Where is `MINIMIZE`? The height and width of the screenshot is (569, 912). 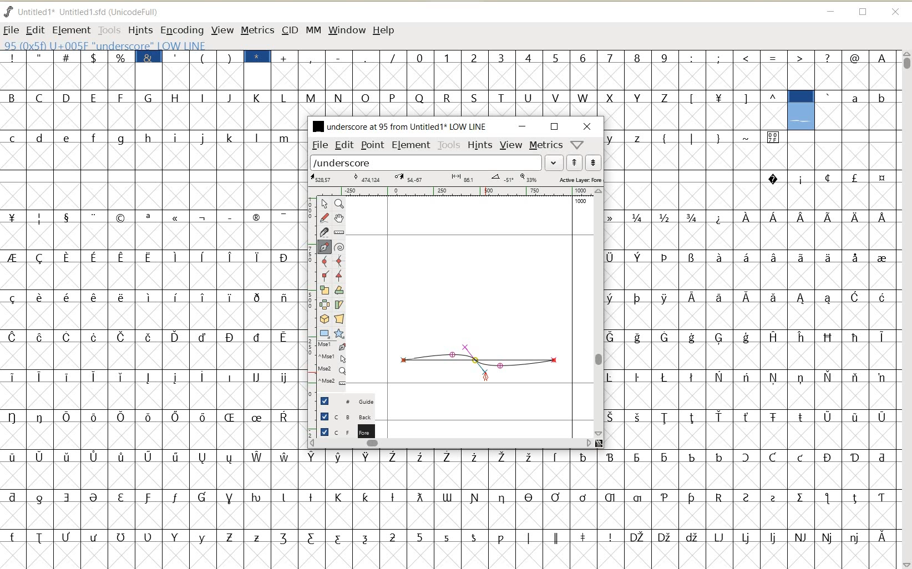 MINIMIZE is located at coordinates (830, 10).